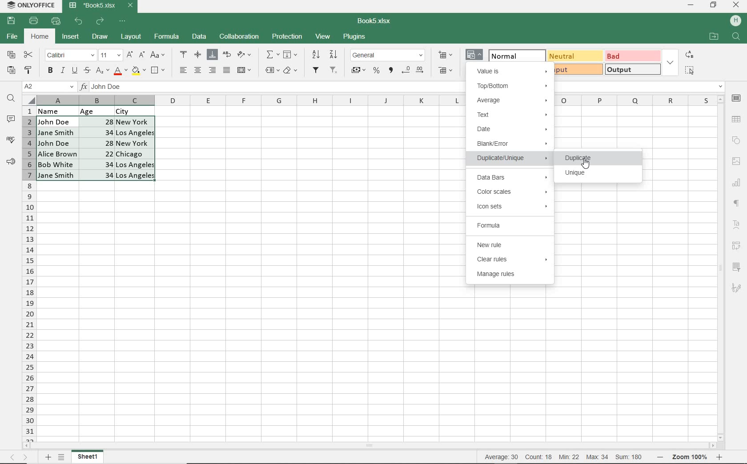 The width and height of the screenshot is (747, 464). Describe the element at coordinates (574, 56) in the screenshot. I see `NEUTRAL` at that location.